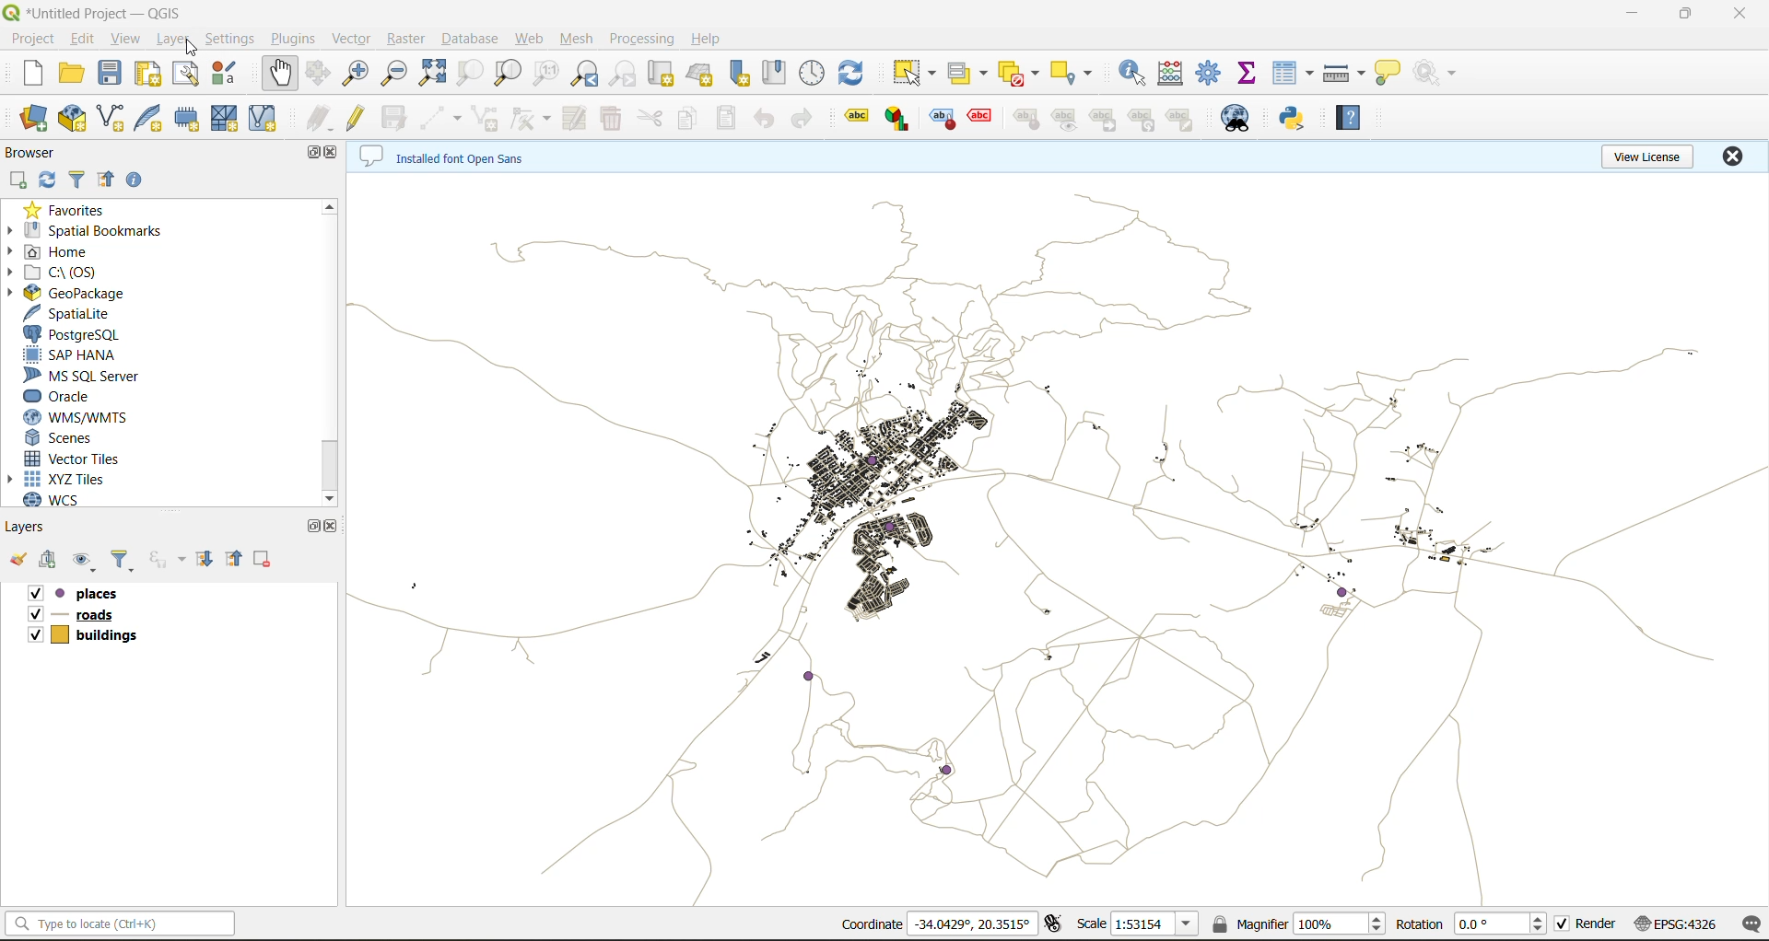 This screenshot has width=1769, height=941. What do you see at coordinates (357, 73) in the screenshot?
I see `zoom in` at bounding box center [357, 73].